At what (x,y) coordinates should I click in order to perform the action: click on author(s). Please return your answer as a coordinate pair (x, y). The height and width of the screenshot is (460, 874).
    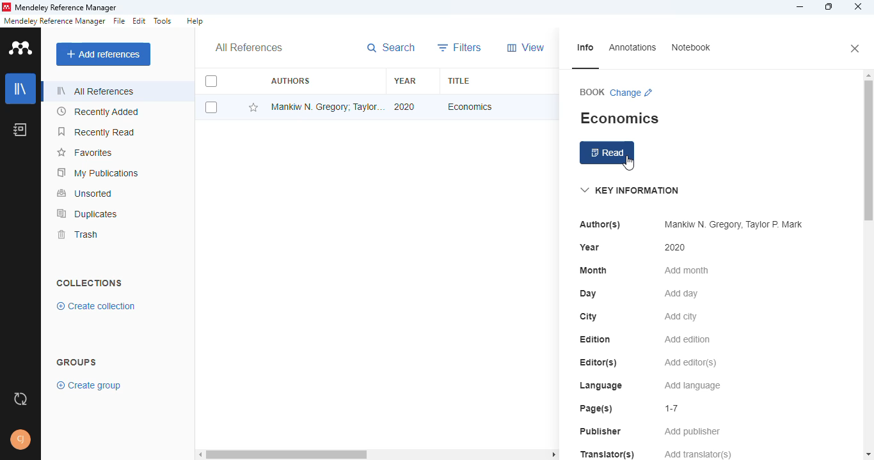
    Looking at the image, I should click on (600, 224).